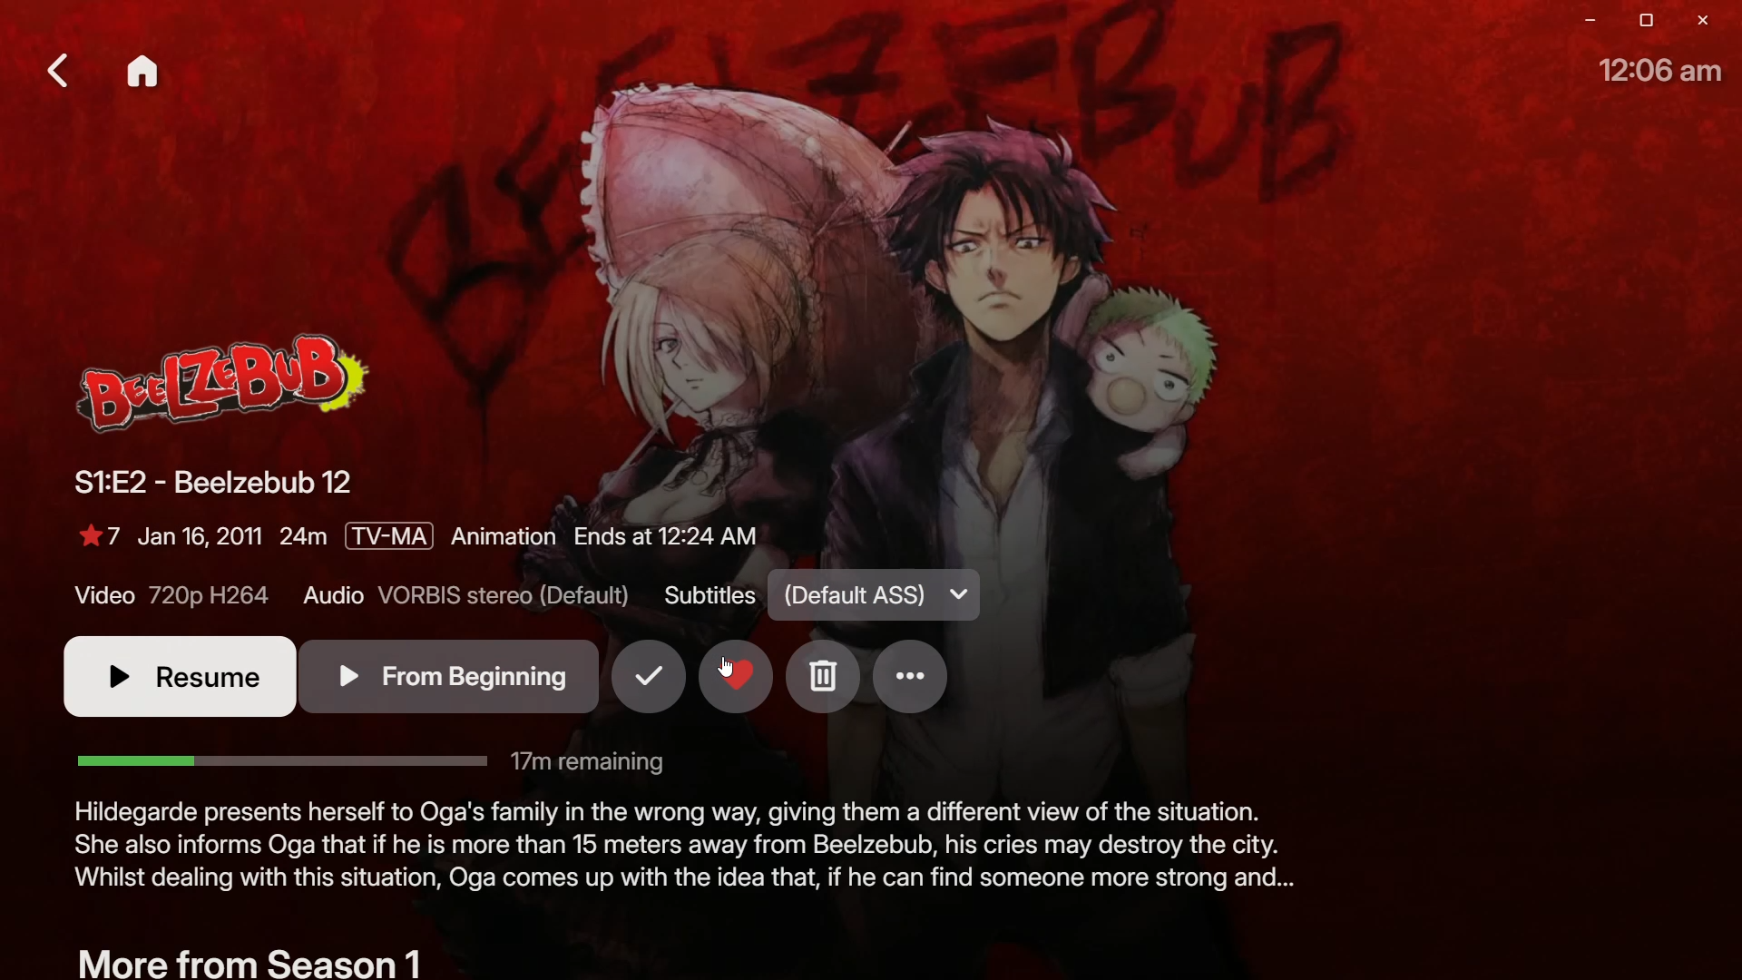 This screenshot has height=980, width=1742. I want to click on Remaining TIme, so click(373, 762).